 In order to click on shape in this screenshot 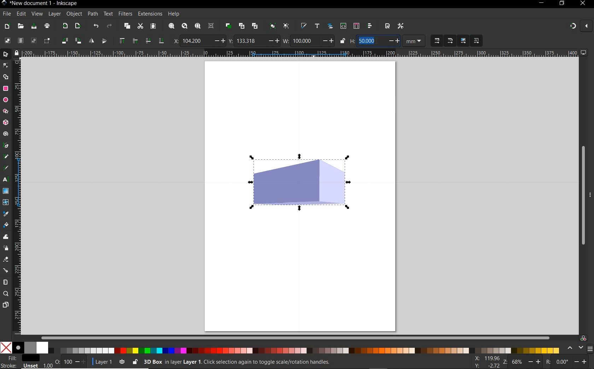, I will do `click(301, 183)`.